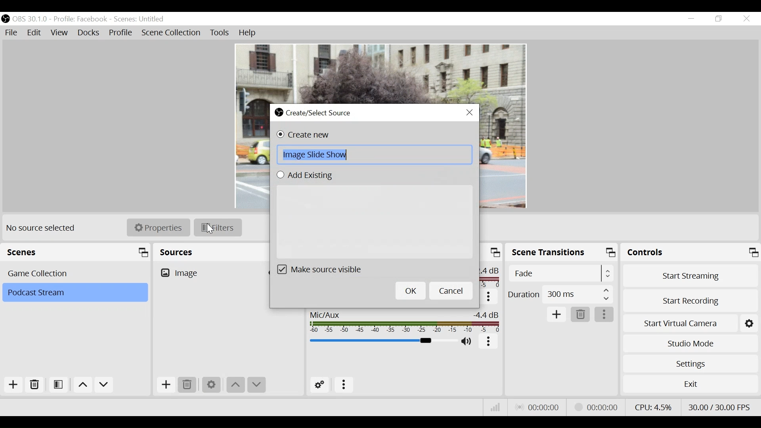 The image size is (761, 428). What do you see at coordinates (78, 252) in the screenshot?
I see `Scenes` at bounding box center [78, 252].